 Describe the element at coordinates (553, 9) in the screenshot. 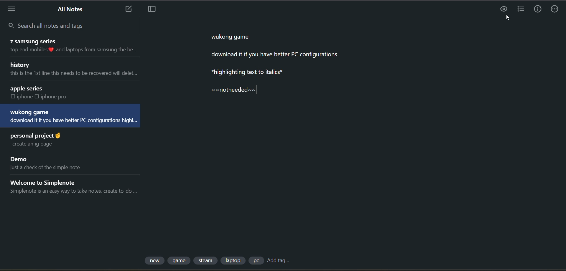

I see `actions` at that location.